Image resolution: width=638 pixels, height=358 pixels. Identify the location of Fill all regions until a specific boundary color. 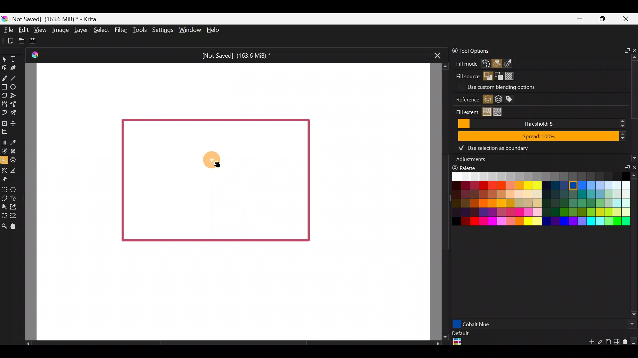
(500, 111).